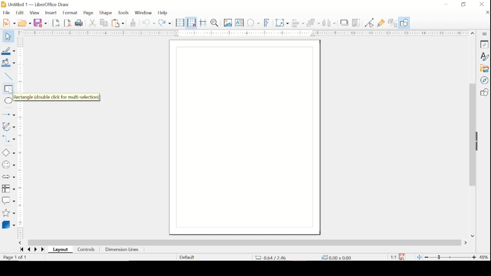  I want to click on previous, so click(28, 250).